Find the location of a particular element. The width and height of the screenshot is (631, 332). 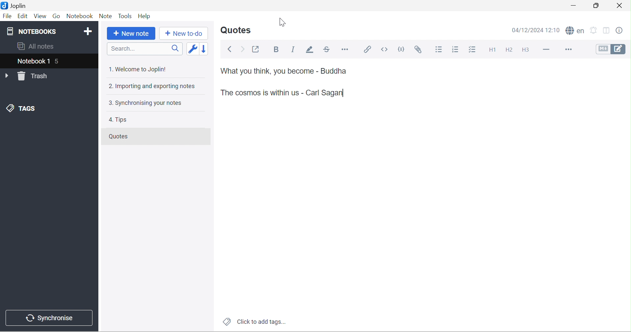

NOTEBOOKS is located at coordinates (33, 31).